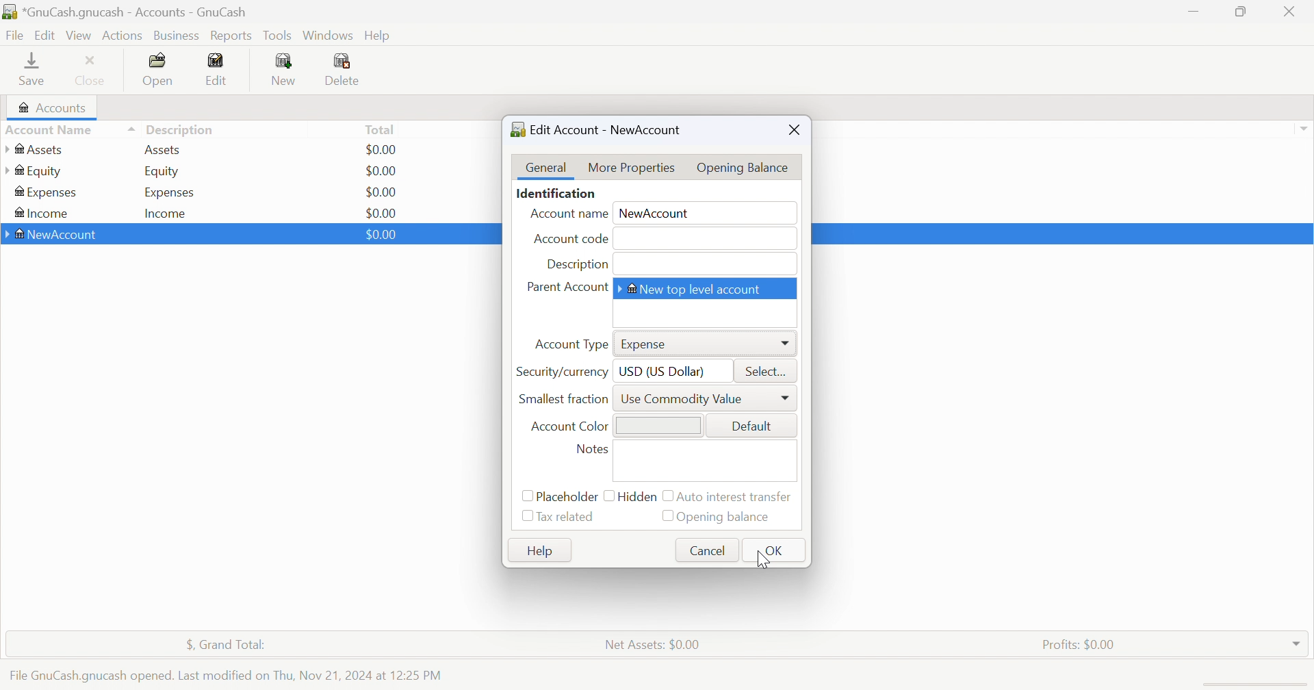 The width and height of the screenshot is (1314, 690). What do you see at coordinates (667, 372) in the screenshot?
I see `USD (US Dollar)` at bounding box center [667, 372].